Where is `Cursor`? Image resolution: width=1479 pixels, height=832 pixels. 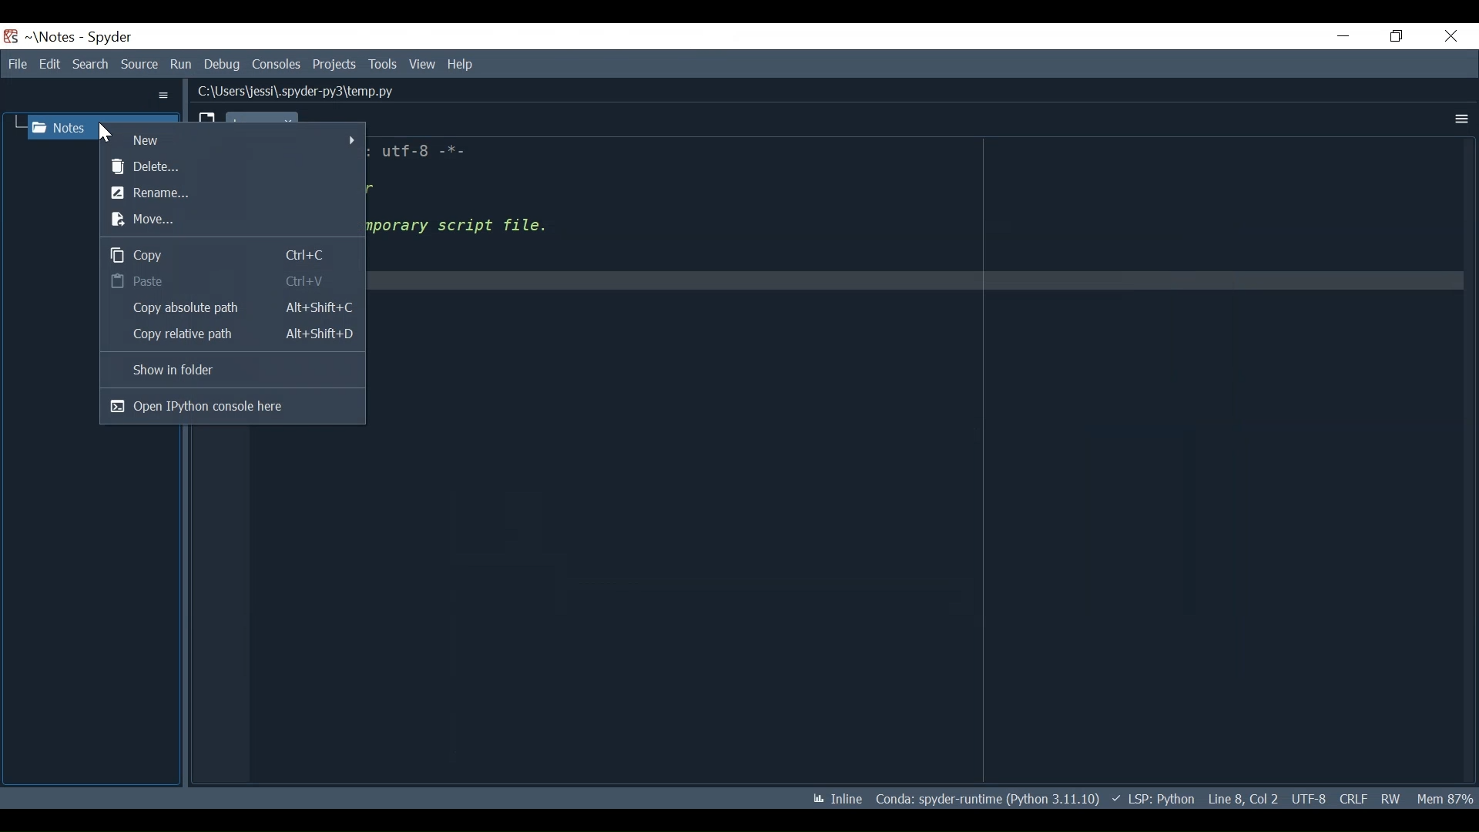 Cursor is located at coordinates (105, 131).